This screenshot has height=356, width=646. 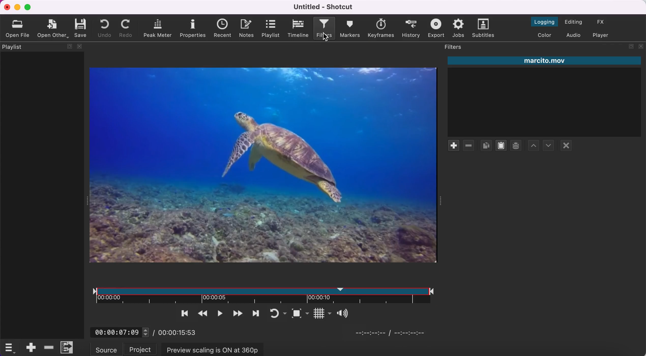 I want to click on redo, so click(x=127, y=28).